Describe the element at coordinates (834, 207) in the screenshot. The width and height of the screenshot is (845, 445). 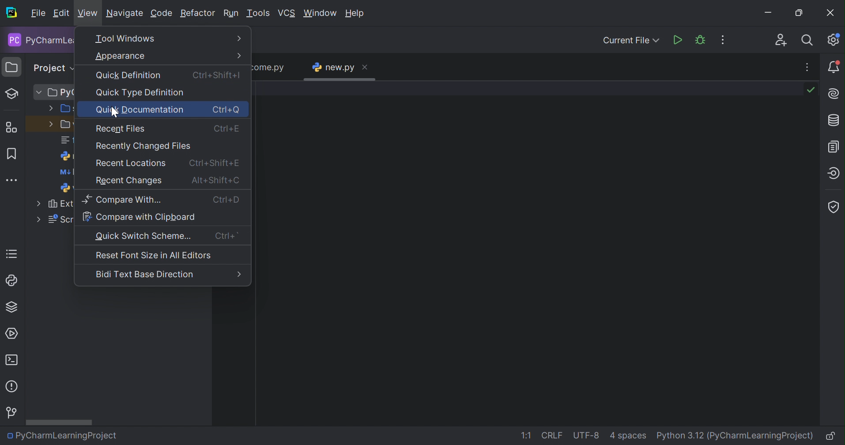
I see `Coverage` at that location.